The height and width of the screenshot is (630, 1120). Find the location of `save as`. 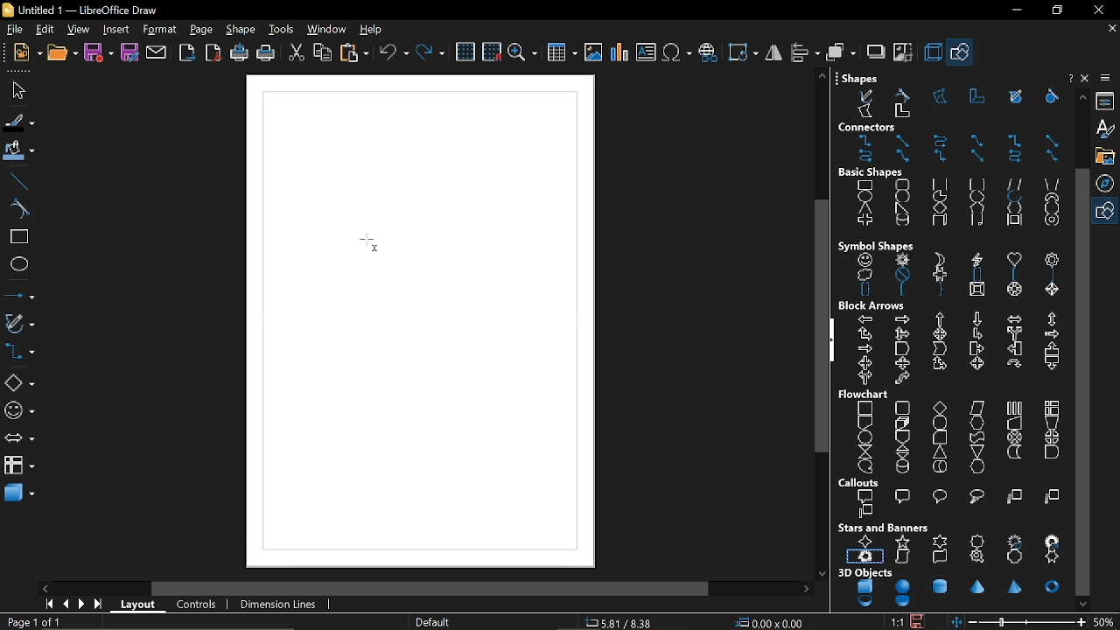

save as is located at coordinates (129, 52).